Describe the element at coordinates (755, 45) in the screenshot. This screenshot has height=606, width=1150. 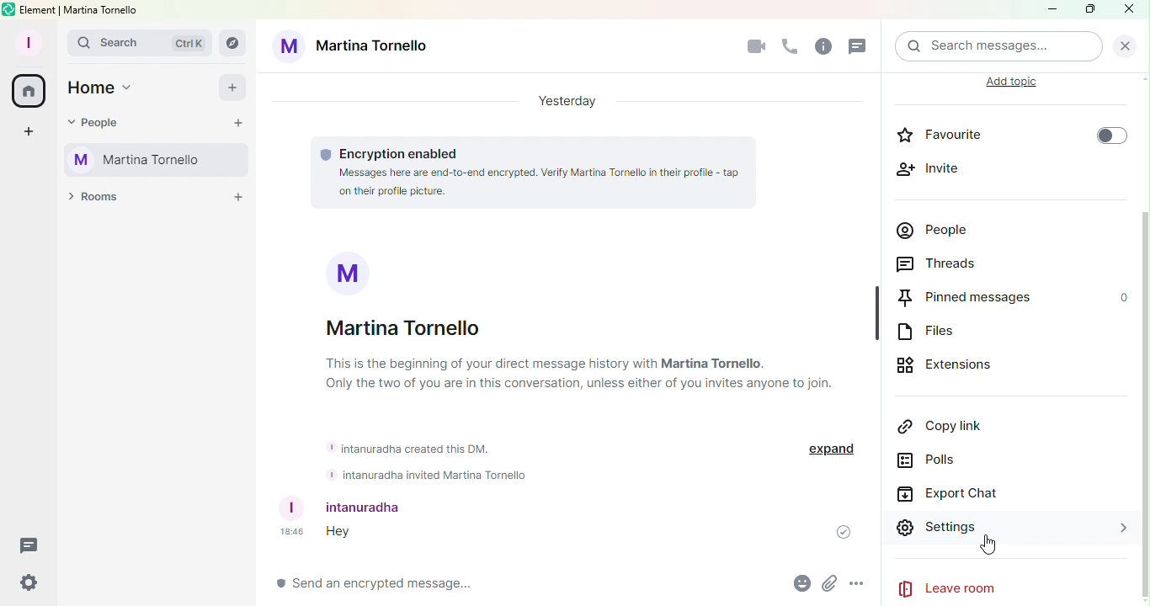
I see `Video Call` at that location.